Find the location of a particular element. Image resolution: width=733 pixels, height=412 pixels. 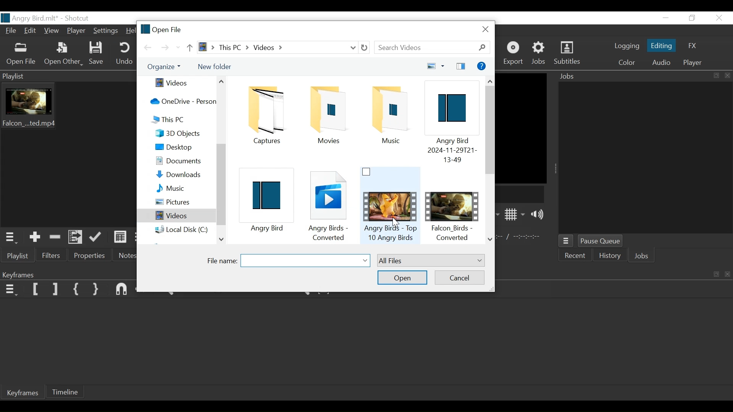

Pause Queue is located at coordinates (600, 241).